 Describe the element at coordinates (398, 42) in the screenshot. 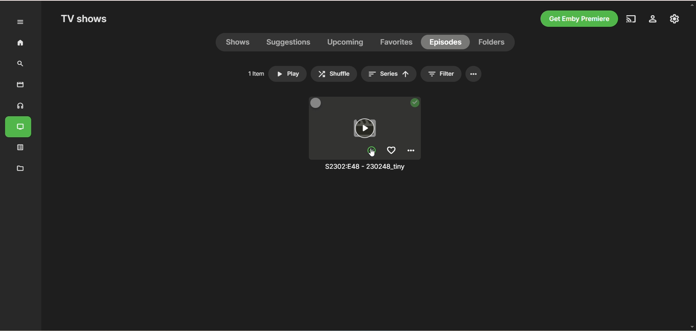

I see `favorites` at that location.